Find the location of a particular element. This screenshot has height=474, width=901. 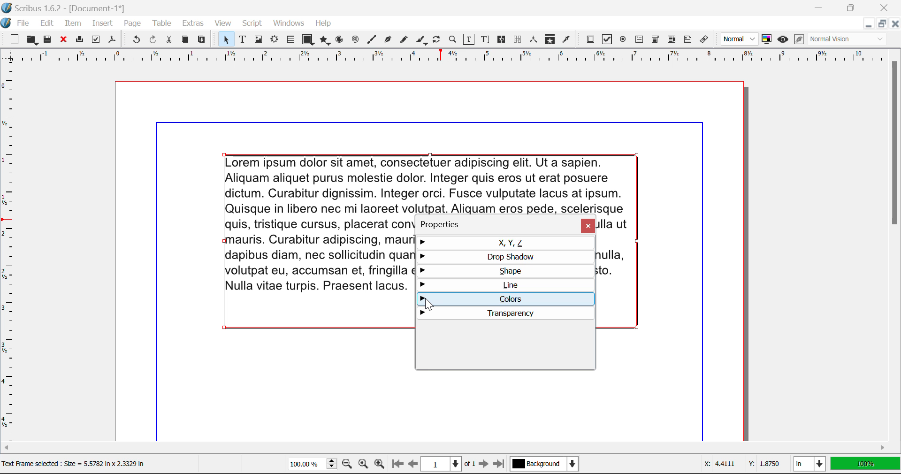

Item is located at coordinates (73, 24).